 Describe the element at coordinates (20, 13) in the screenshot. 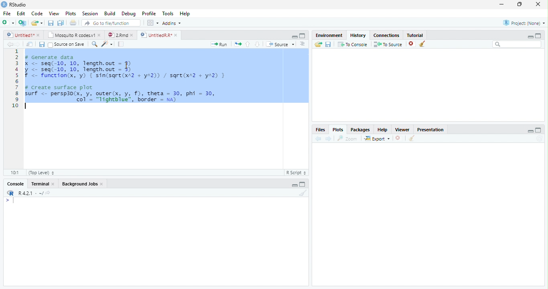

I see `Edit` at that location.